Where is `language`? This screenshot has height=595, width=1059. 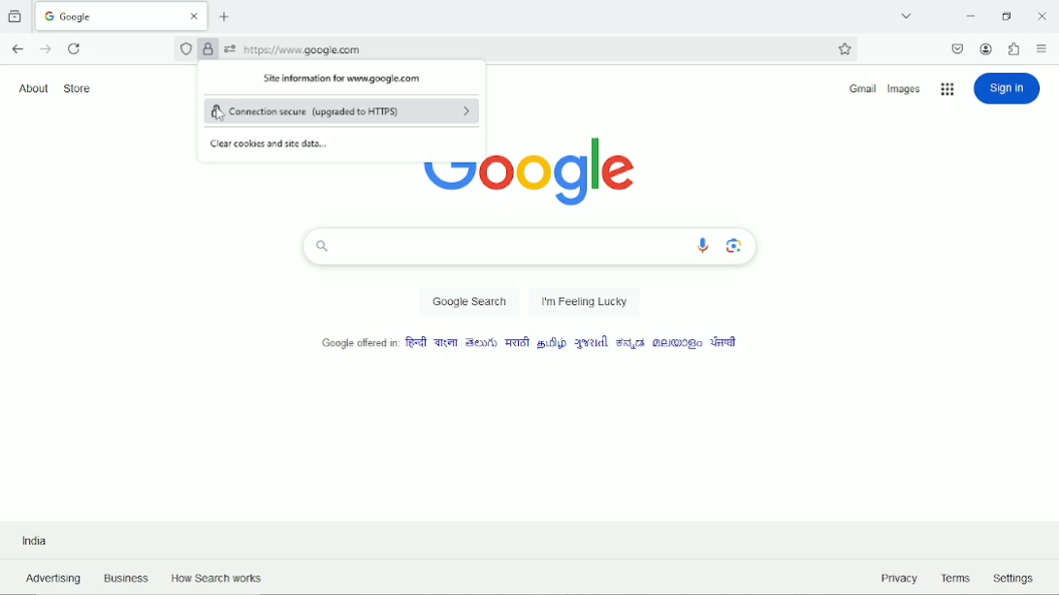 language is located at coordinates (515, 342).